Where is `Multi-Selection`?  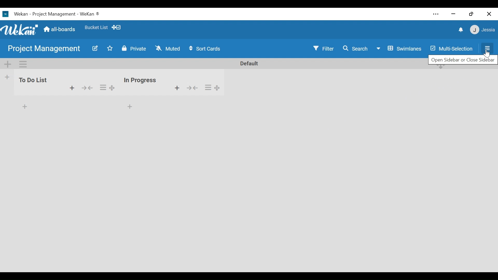 Multi-Selection is located at coordinates (451, 48).